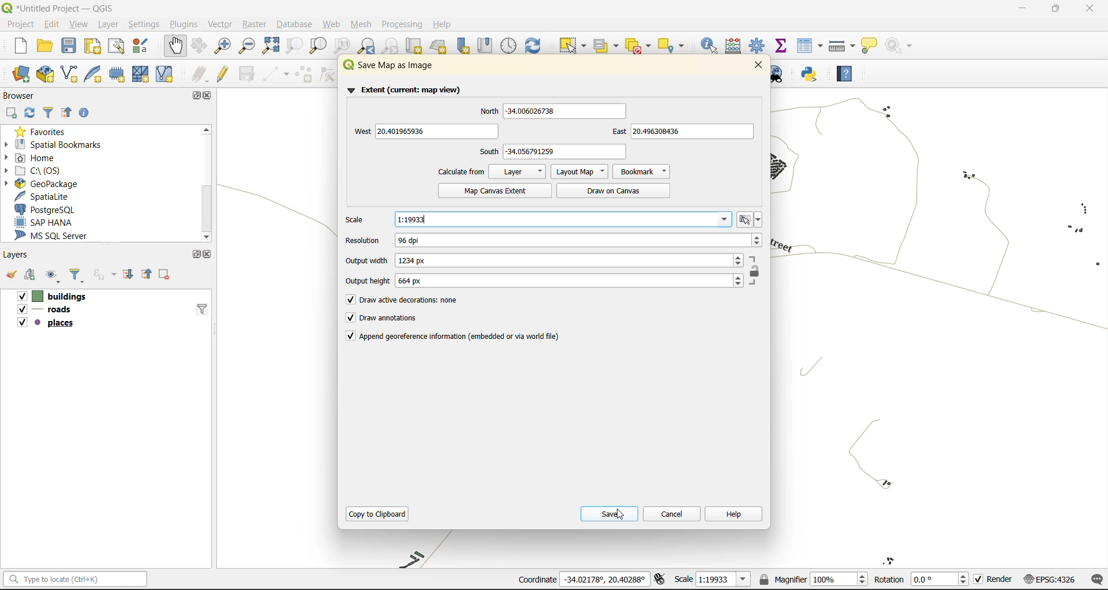  What do you see at coordinates (36, 171) in the screenshot?
I see `c\:os` at bounding box center [36, 171].